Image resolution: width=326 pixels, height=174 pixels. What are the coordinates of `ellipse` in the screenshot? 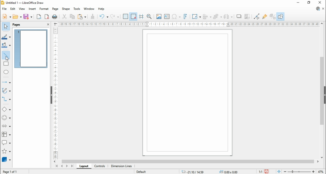 It's located at (6, 72).